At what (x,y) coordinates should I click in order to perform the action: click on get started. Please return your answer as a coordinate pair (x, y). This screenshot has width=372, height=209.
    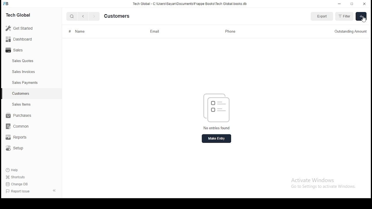
    Looking at the image, I should click on (20, 28).